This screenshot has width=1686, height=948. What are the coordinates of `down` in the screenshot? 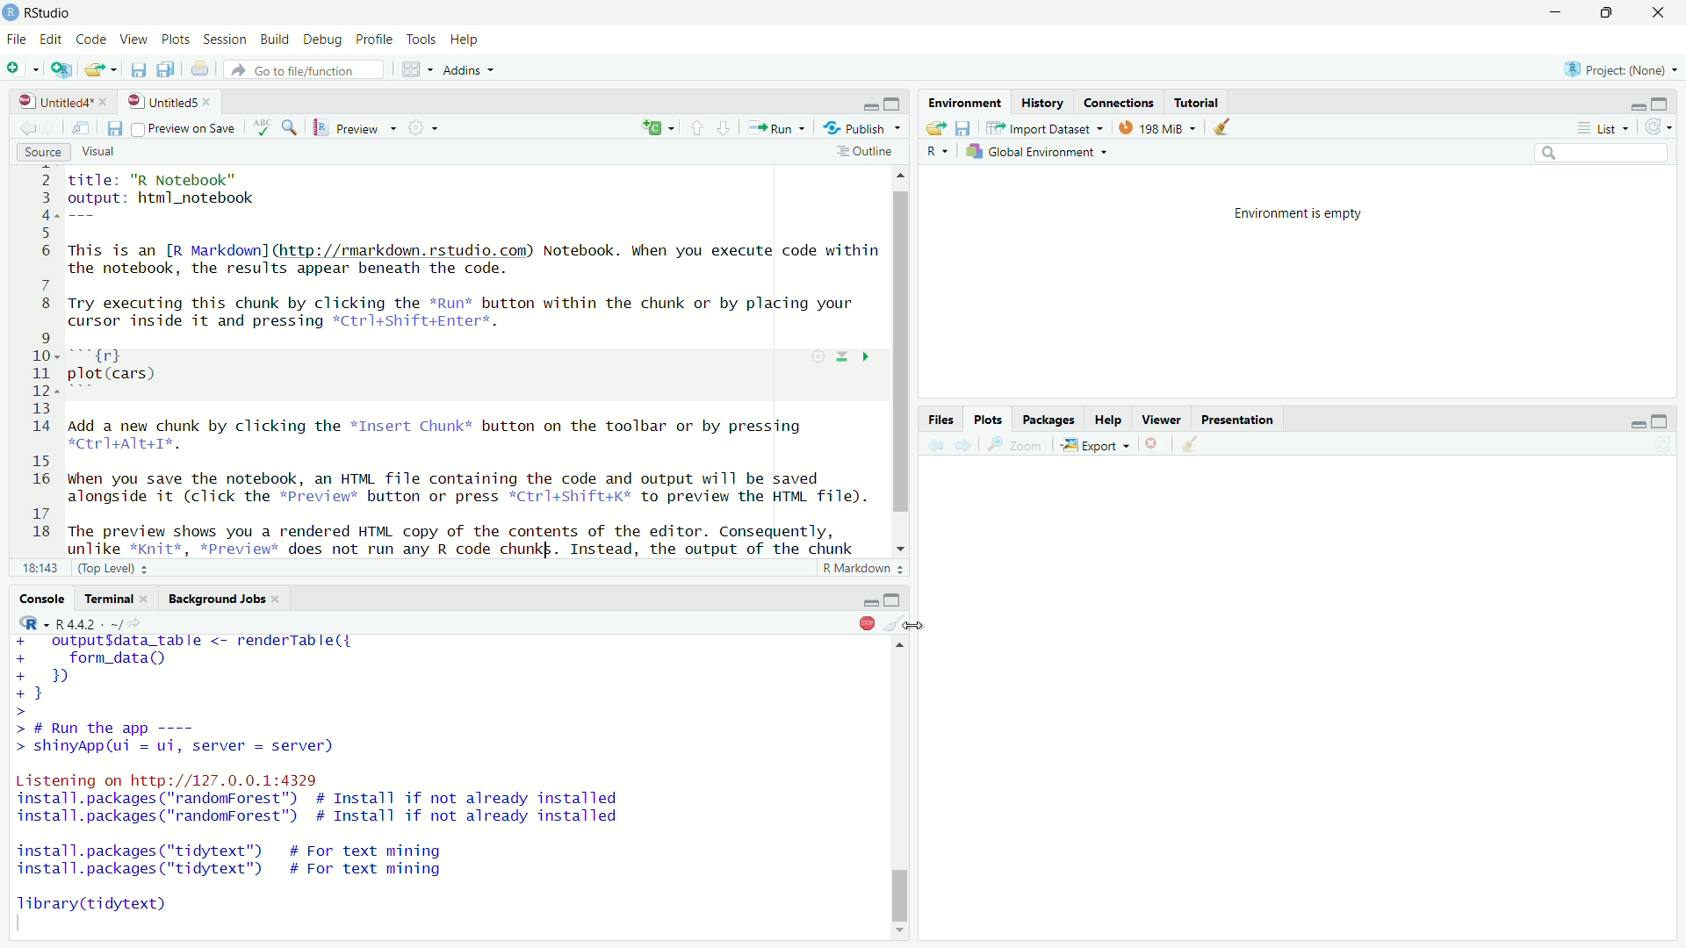 It's located at (697, 128).